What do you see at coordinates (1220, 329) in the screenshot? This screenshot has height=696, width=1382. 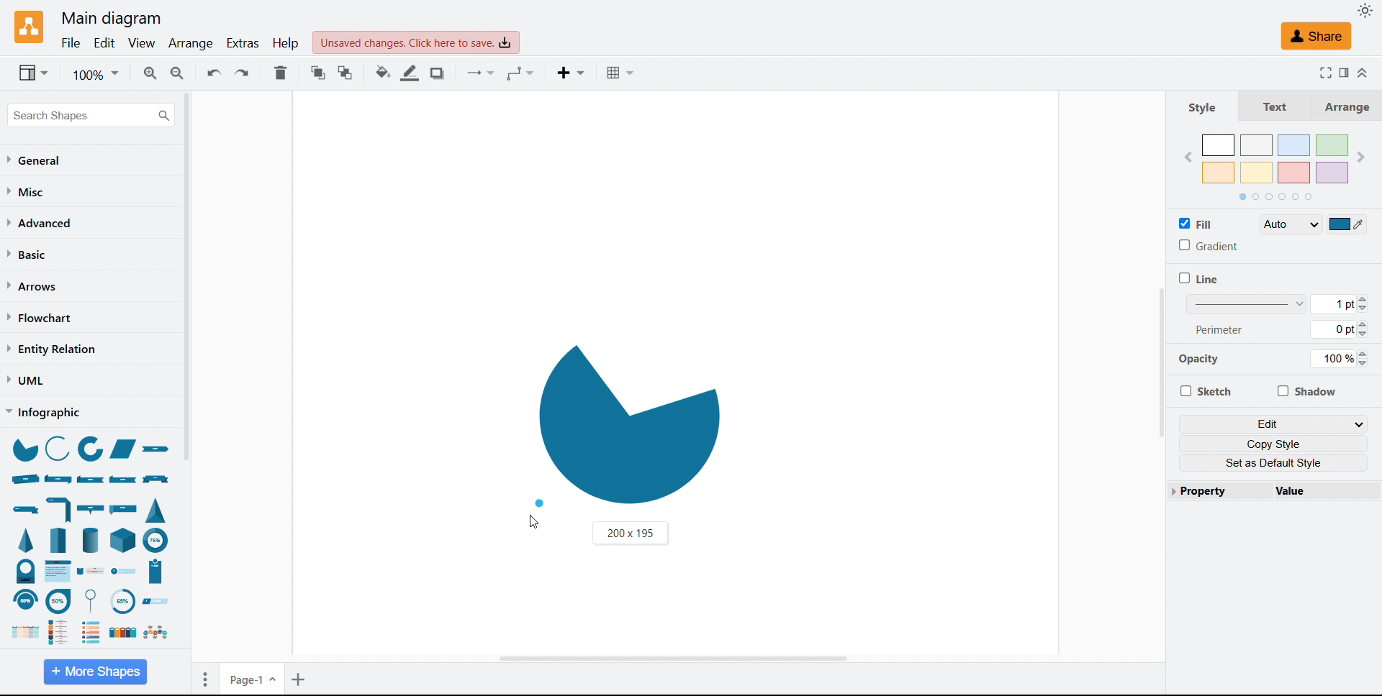 I see `perimeter` at bounding box center [1220, 329].